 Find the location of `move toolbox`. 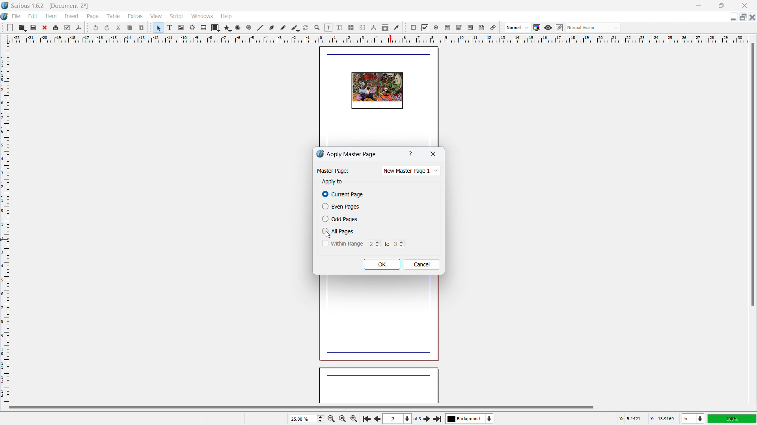

move toolbox is located at coordinates (3, 27).